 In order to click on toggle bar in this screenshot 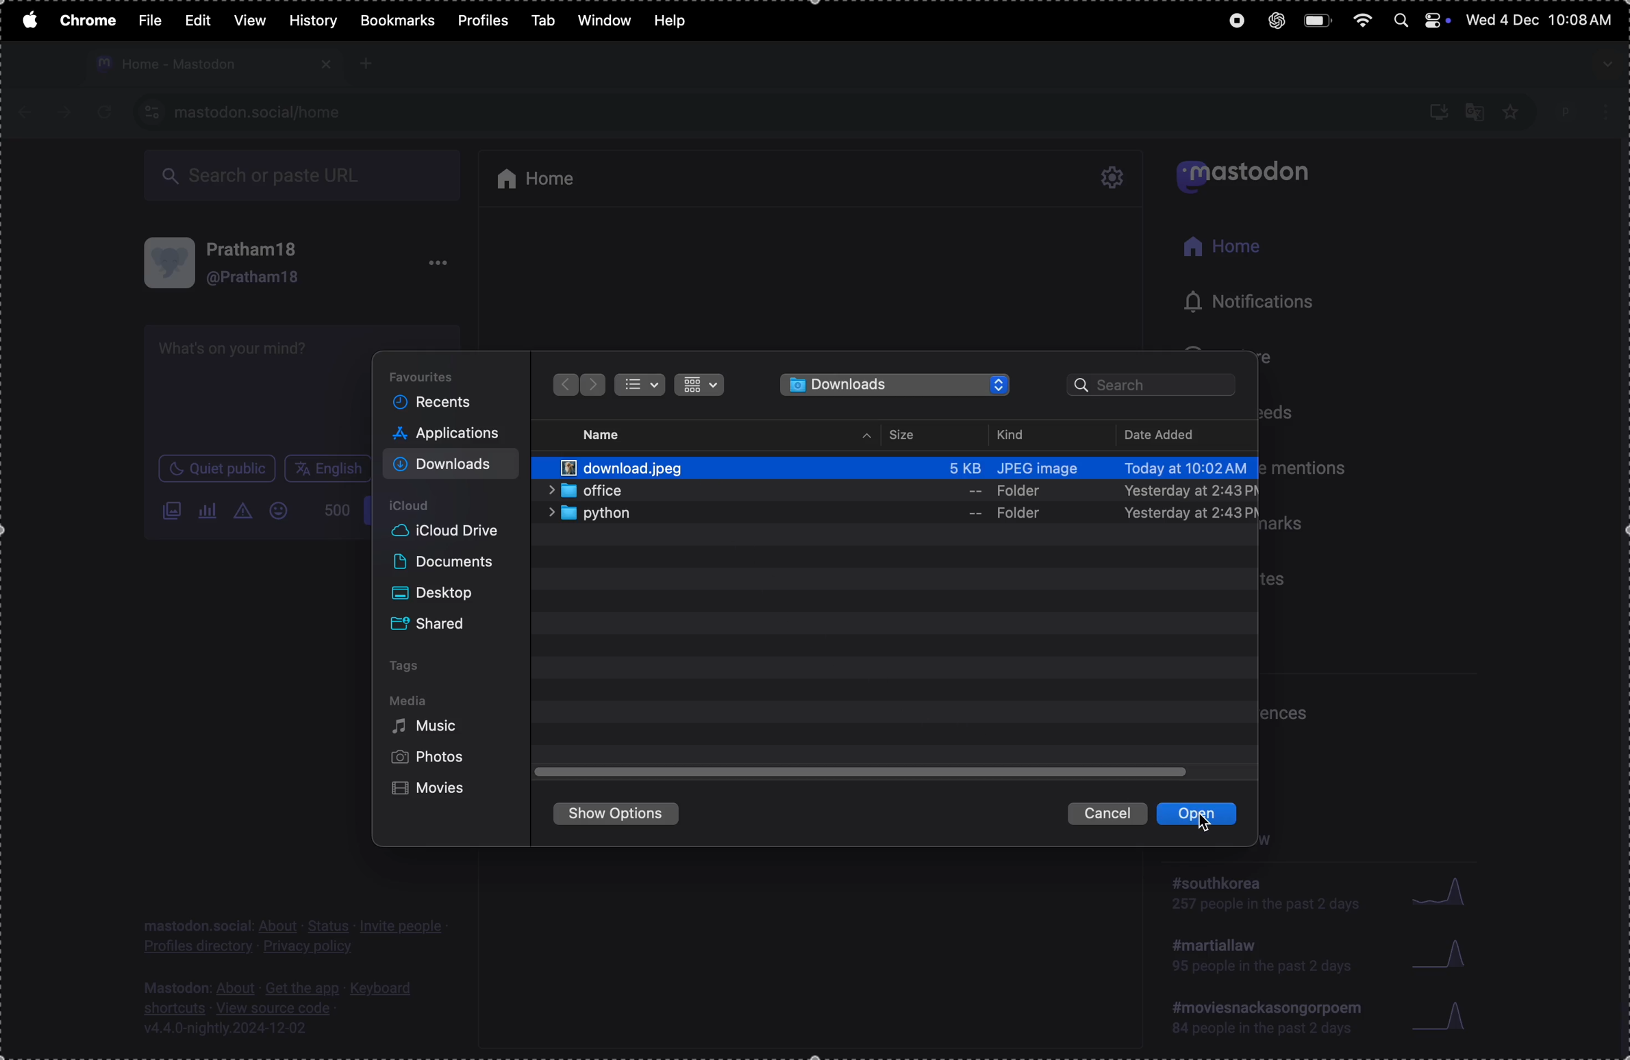, I will do `click(864, 772)`.